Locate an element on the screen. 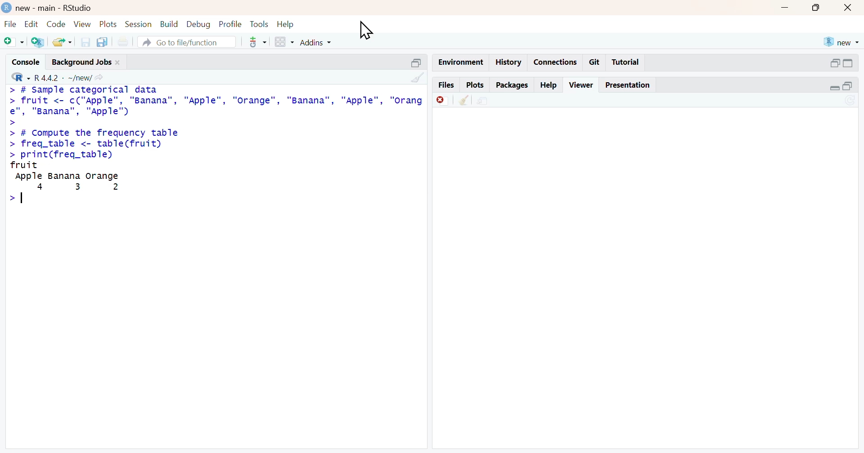 This screenshot has width=864, height=453. expand is located at coordinates (831, 88).